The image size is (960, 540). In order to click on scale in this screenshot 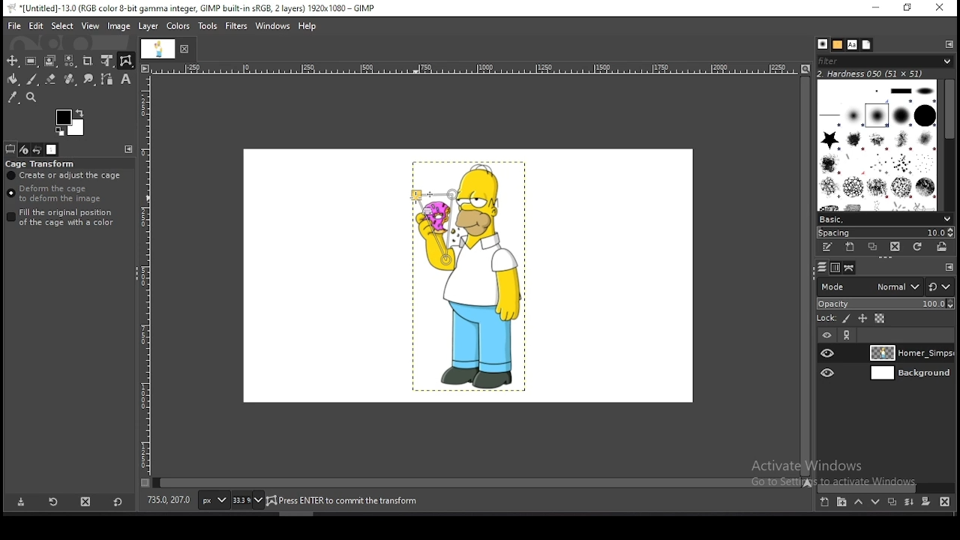, I will do `click(475, 69)`.